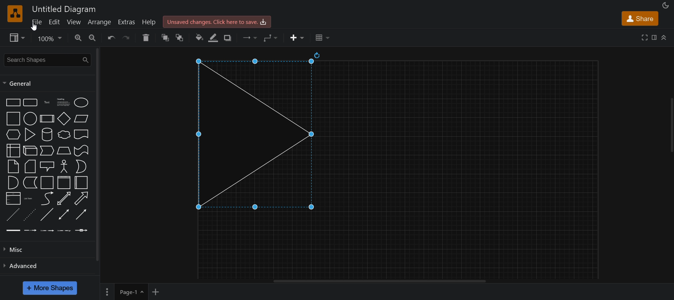 This screenshot has height=300, width=674. I want to click on line color, so click(214, 37).